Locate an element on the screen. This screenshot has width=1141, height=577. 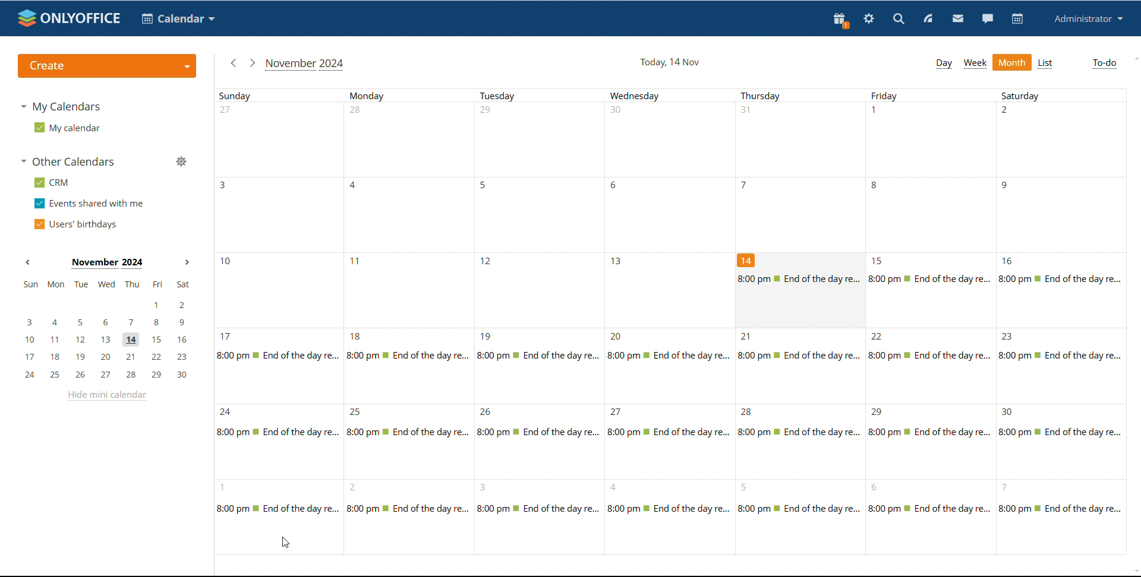
scroll down is located at coordinates (1134, 570).